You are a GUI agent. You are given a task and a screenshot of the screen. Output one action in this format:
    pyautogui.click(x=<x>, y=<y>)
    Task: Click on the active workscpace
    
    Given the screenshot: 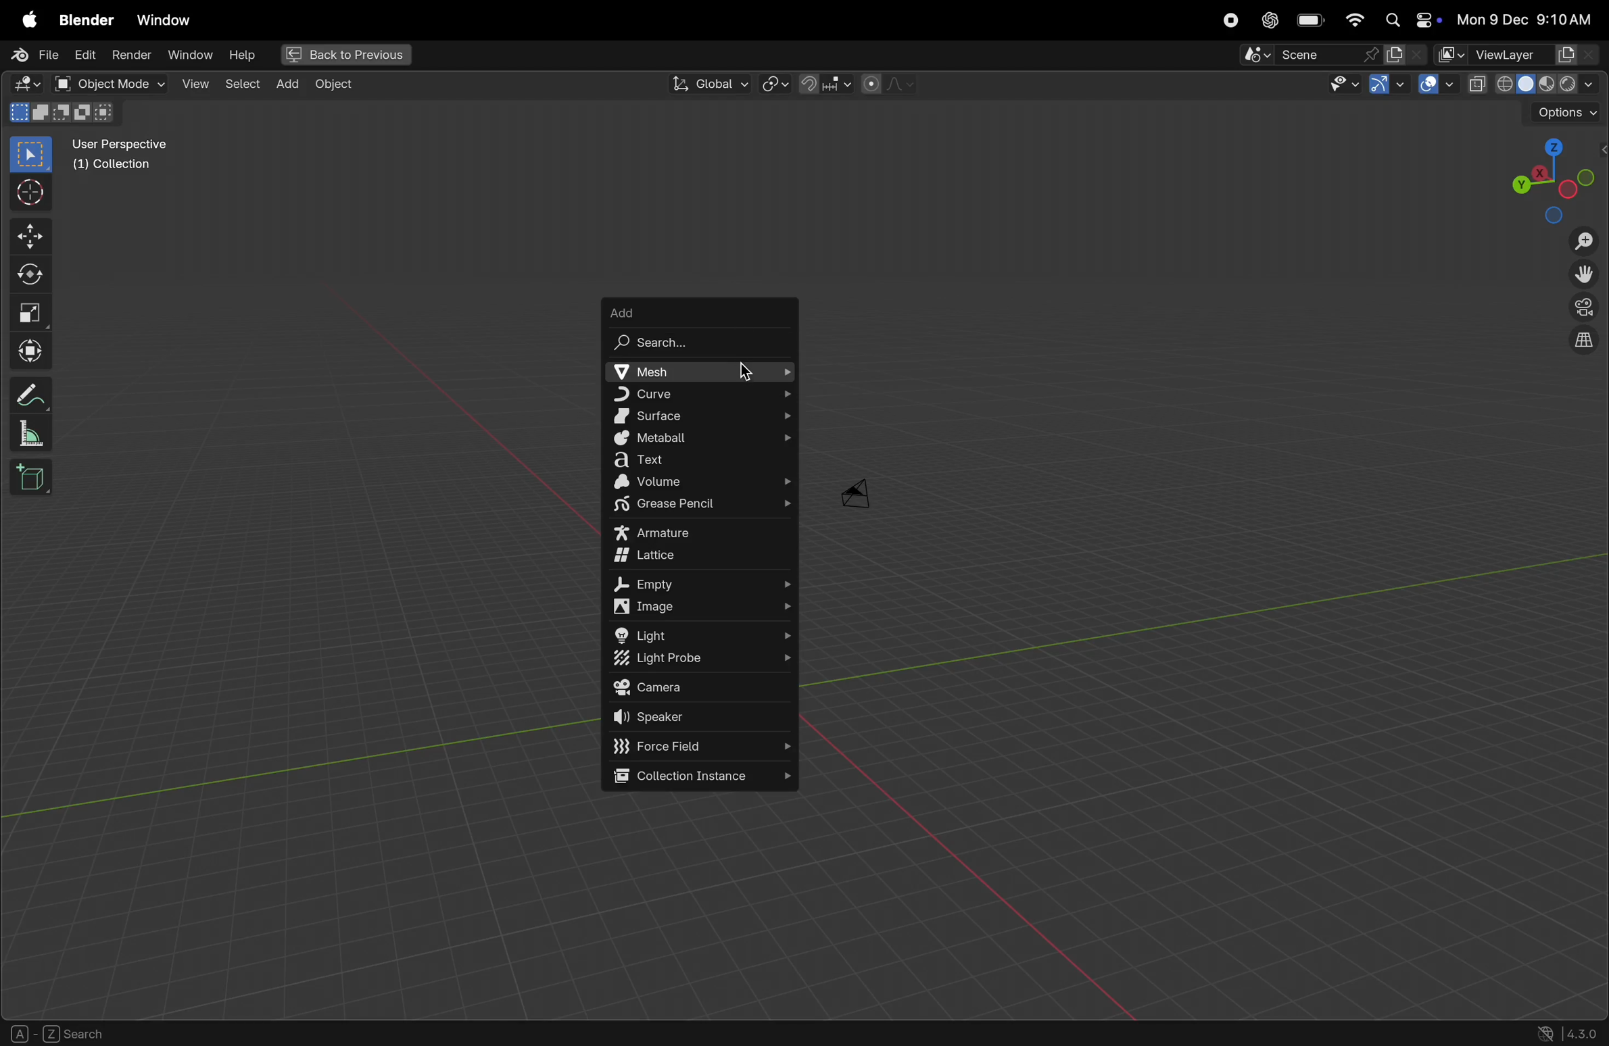 What is the action you would take?
    pyautogui.click(x=1452, y=53)
    